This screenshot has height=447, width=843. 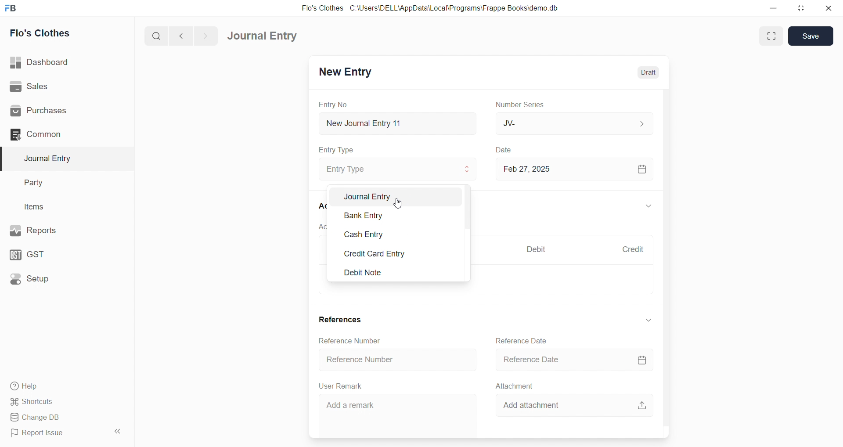 I want to click on Feb 27, 2025, so click(x=573, y=169).